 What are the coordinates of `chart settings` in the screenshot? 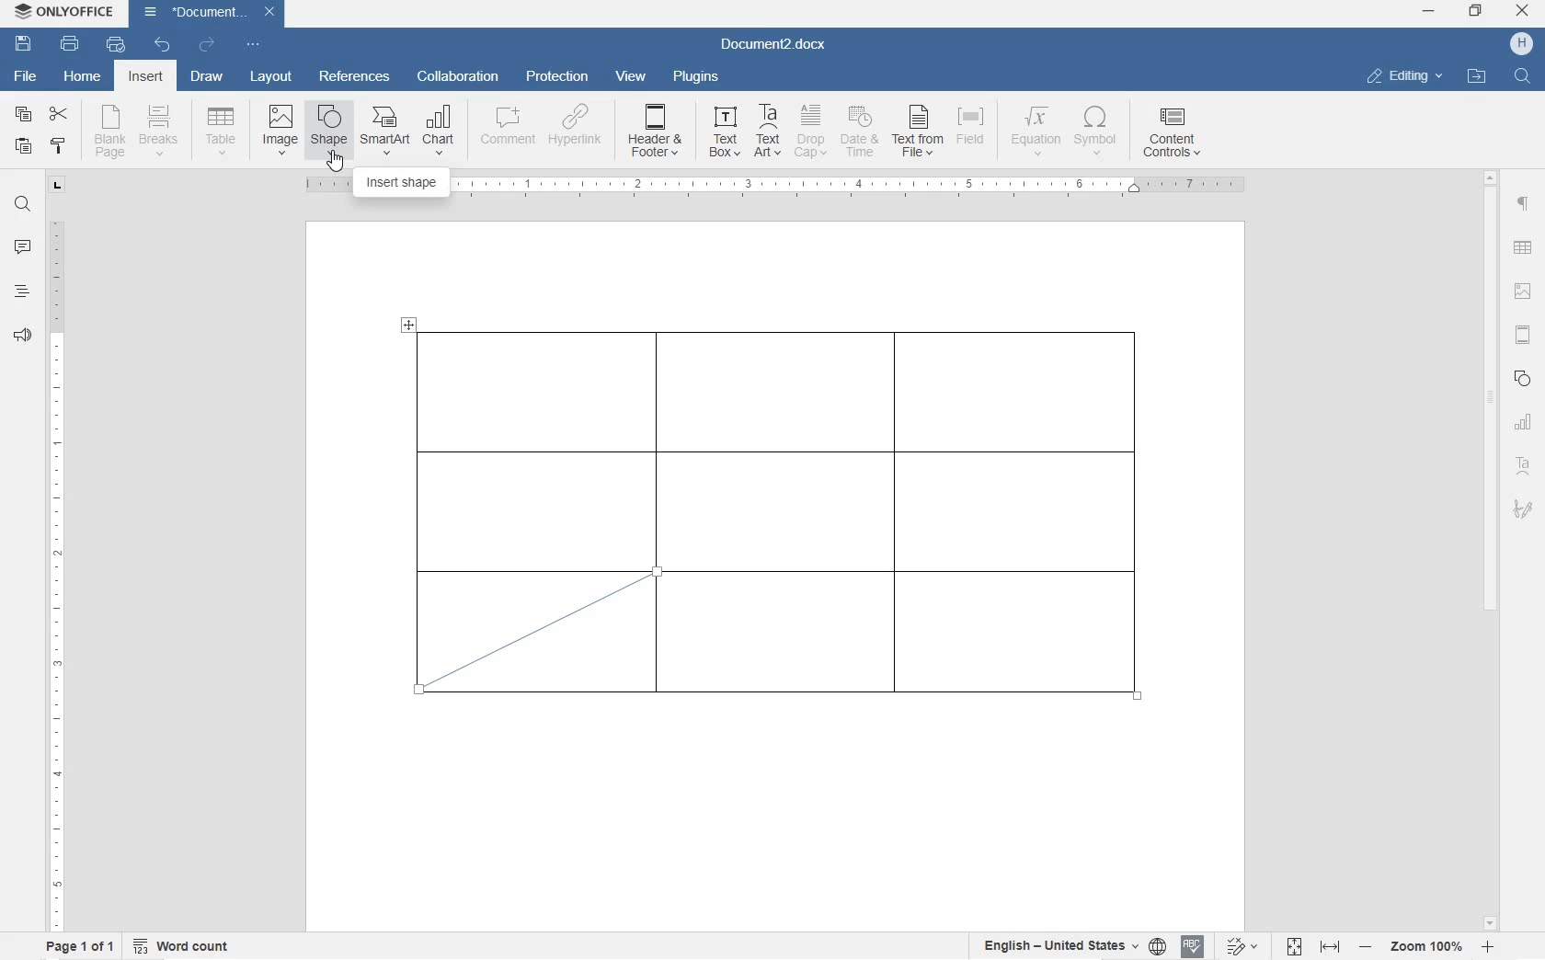 It's located at (1527, 422).